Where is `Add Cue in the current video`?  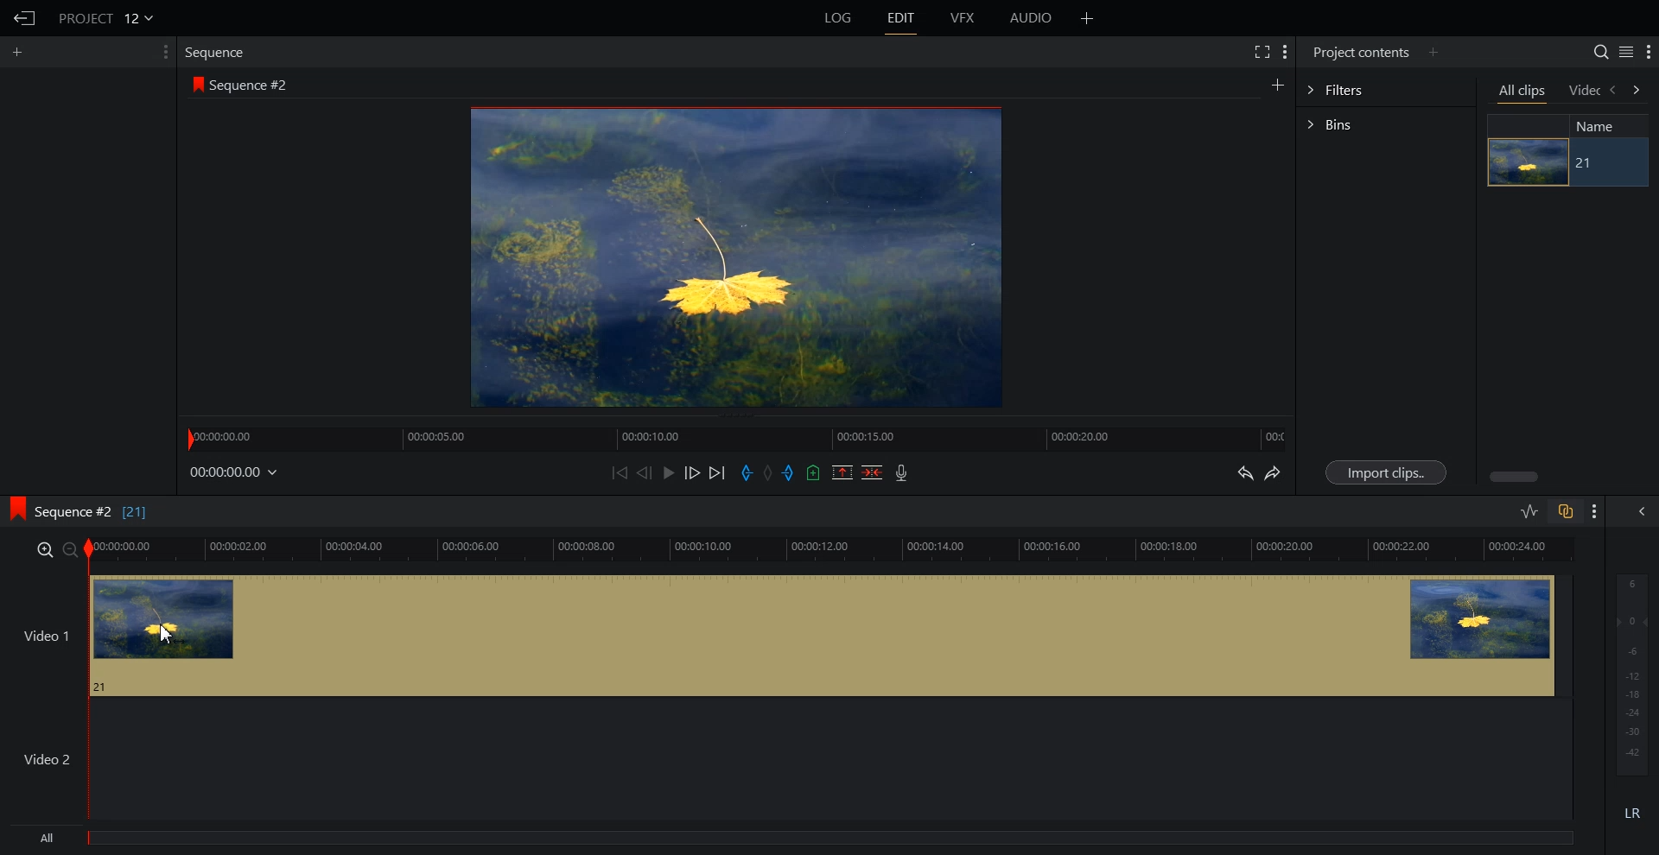 Add Cue in the current video is located at coordinates (814, 472).